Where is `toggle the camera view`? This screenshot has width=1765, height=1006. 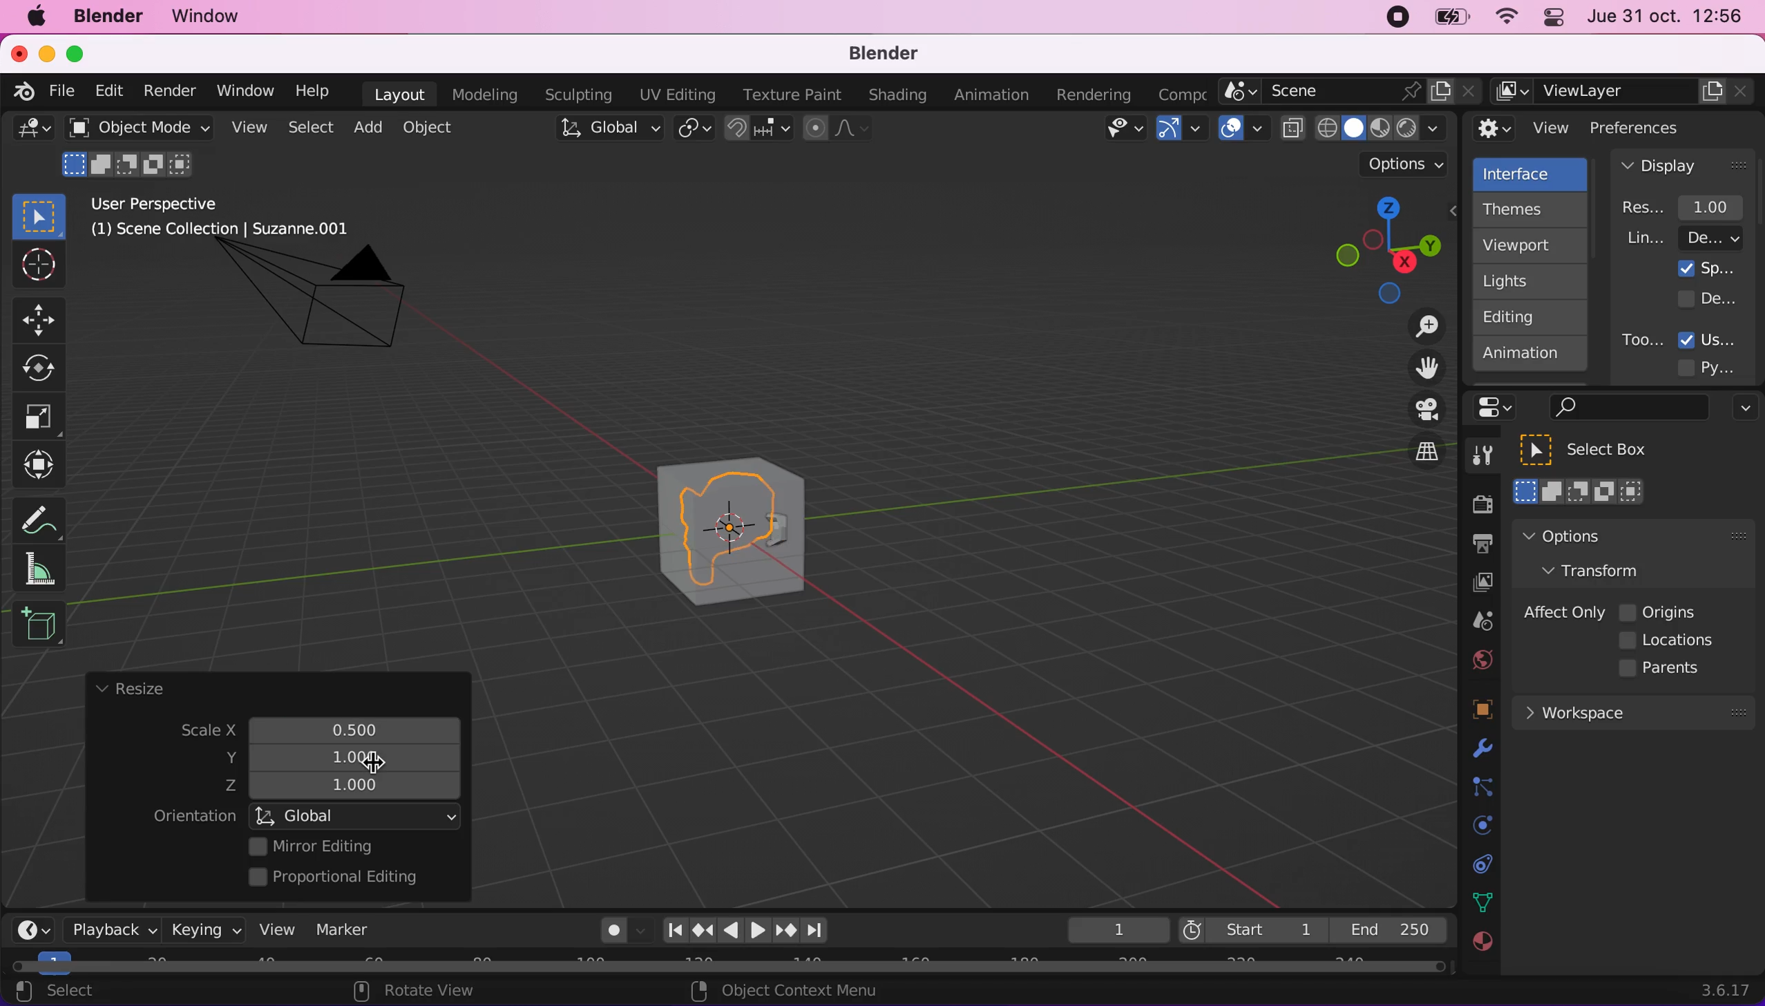
toggle the camera view is located at coordinates (1418, 410).